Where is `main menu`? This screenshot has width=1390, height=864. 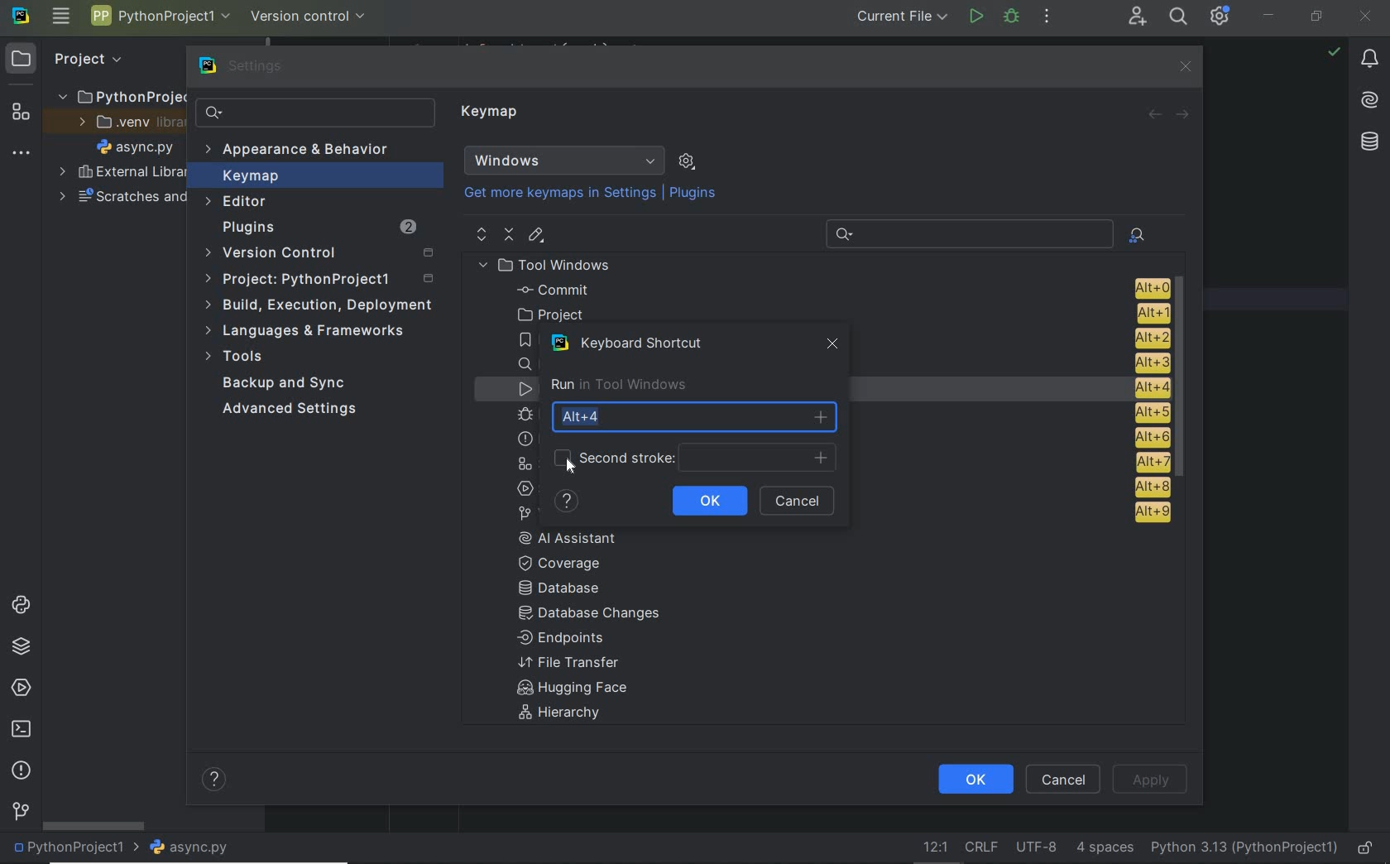
main menu is located at coordinates (60, 17).